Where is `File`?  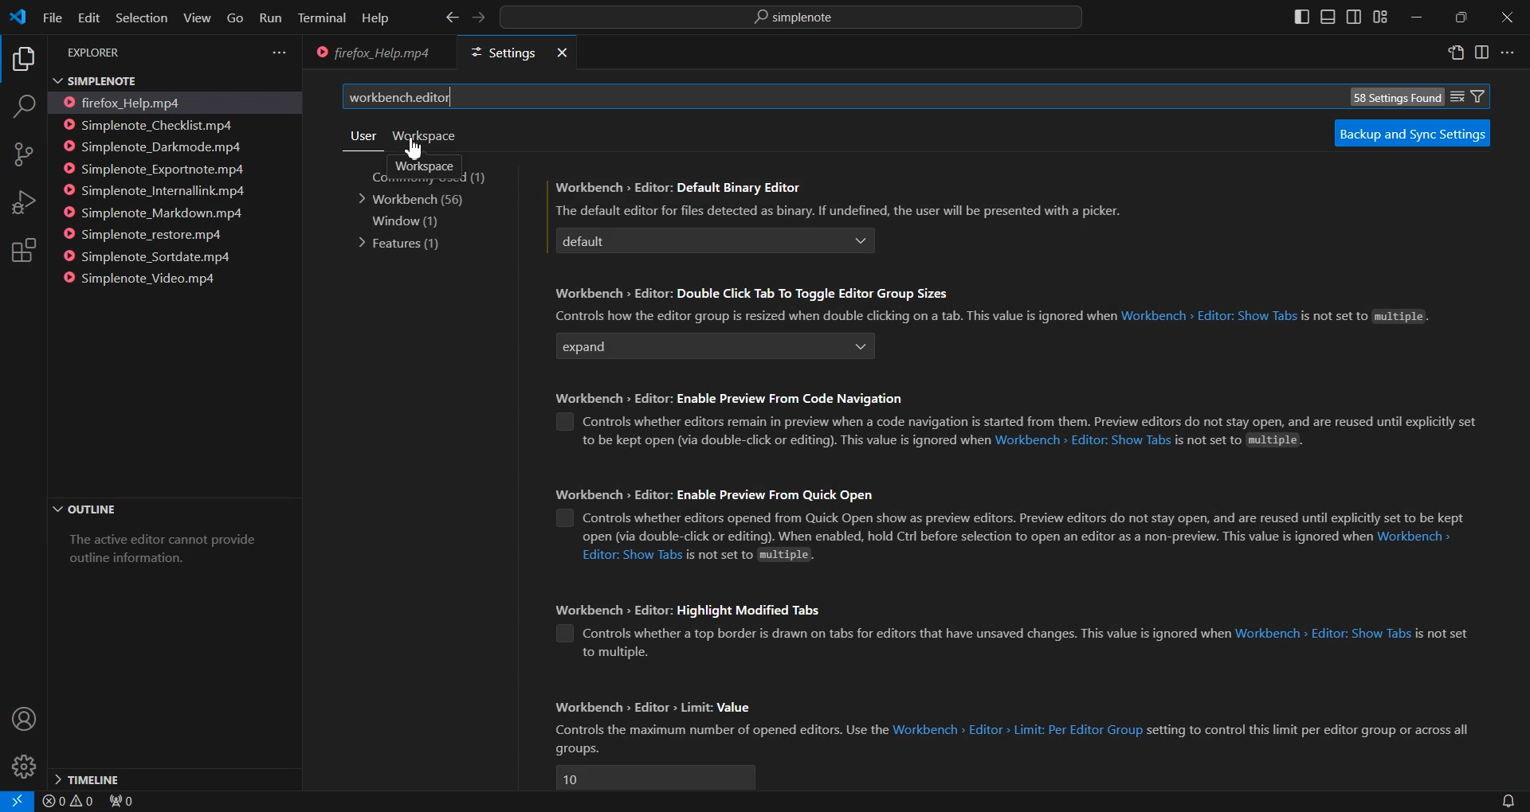
File is located at coordinates (51, 17).